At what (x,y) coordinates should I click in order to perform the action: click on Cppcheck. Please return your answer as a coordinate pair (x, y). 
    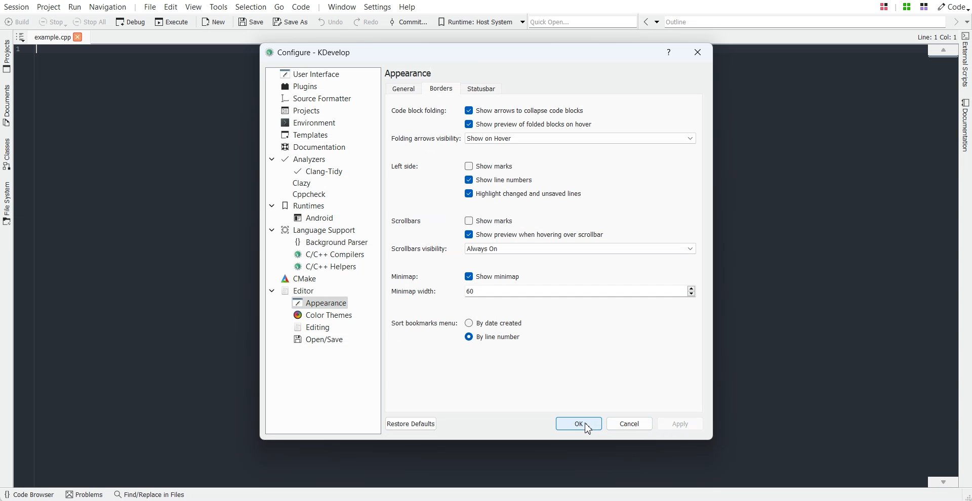
    Looking at the image, I should click on (309, 194).